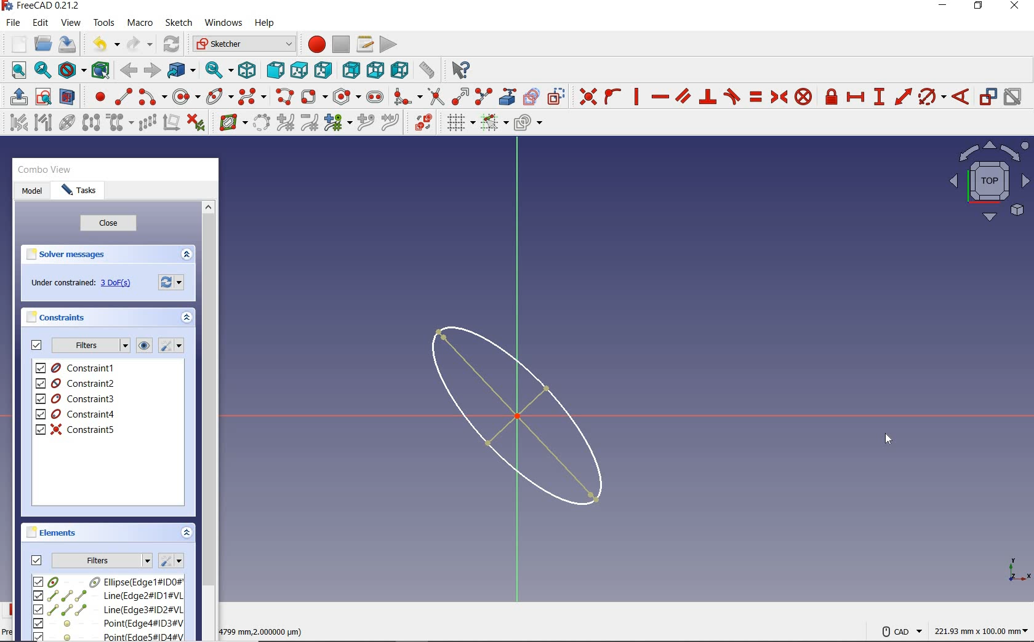  Describe the element at coordinates (284, 97) in the screenshot. I see `create polyline` at that location.